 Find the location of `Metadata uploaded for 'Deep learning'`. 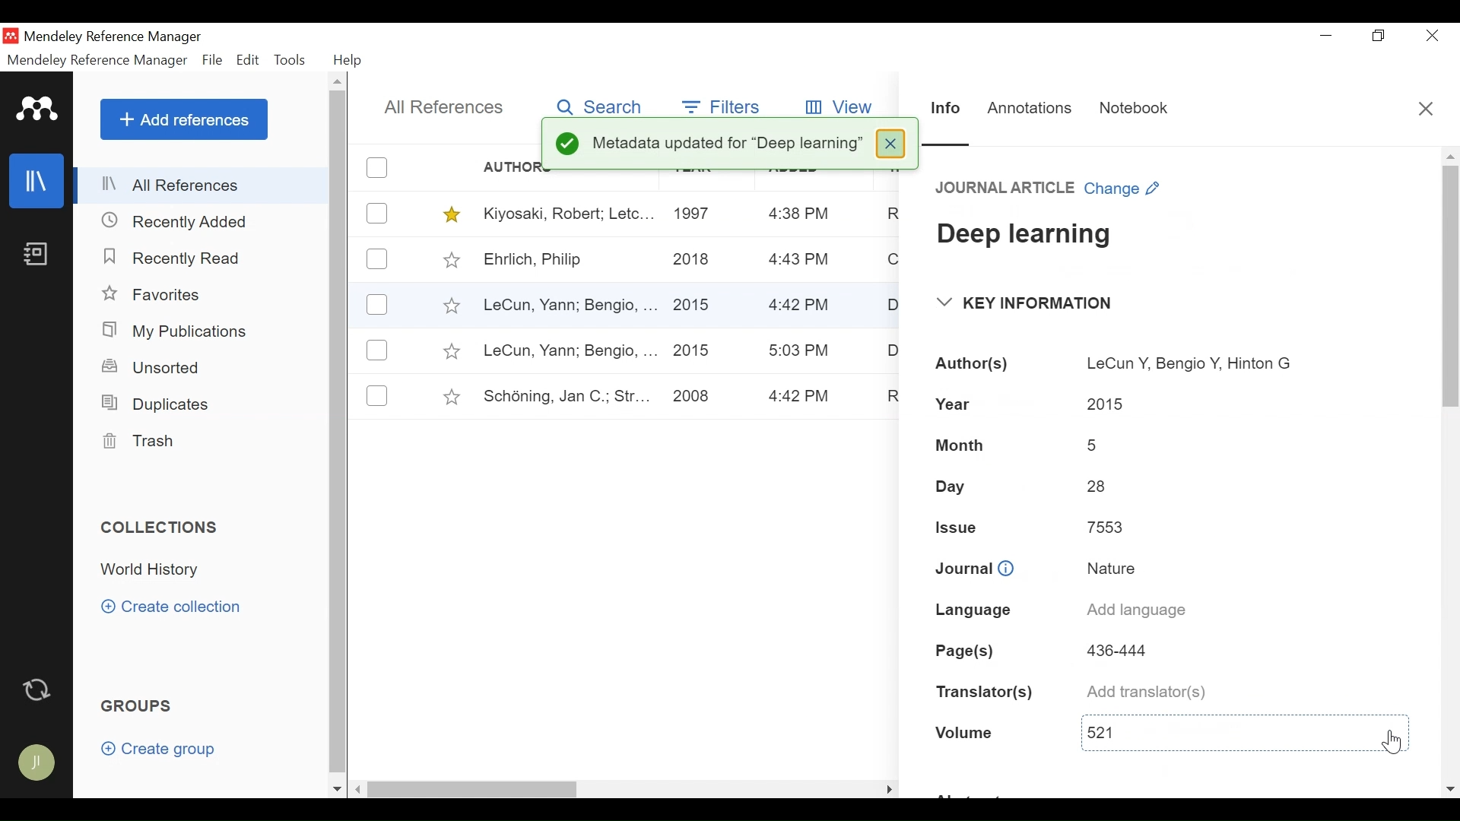

Metadata uploaded for 'Deep learning' is located at coordinates (730, 140).